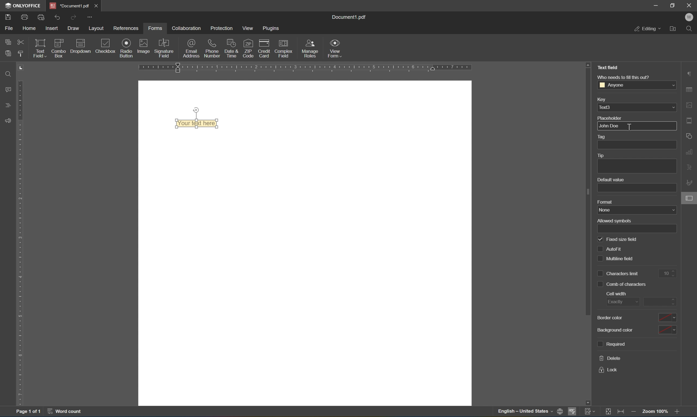 The image size is (697, 417). Describe the element at coordinates (9, 89) in the screenshot. I see `comments` at that location.